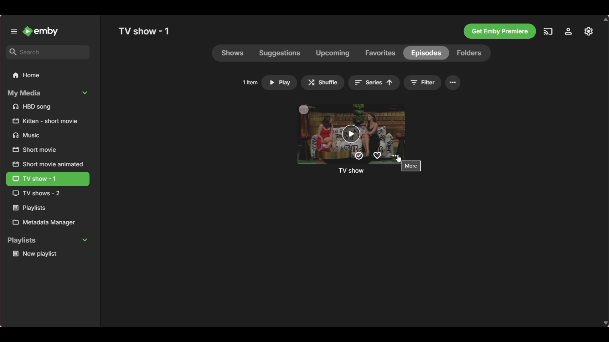 The image size is (609, 342). I want to click on Playlists, so click(48, 208).